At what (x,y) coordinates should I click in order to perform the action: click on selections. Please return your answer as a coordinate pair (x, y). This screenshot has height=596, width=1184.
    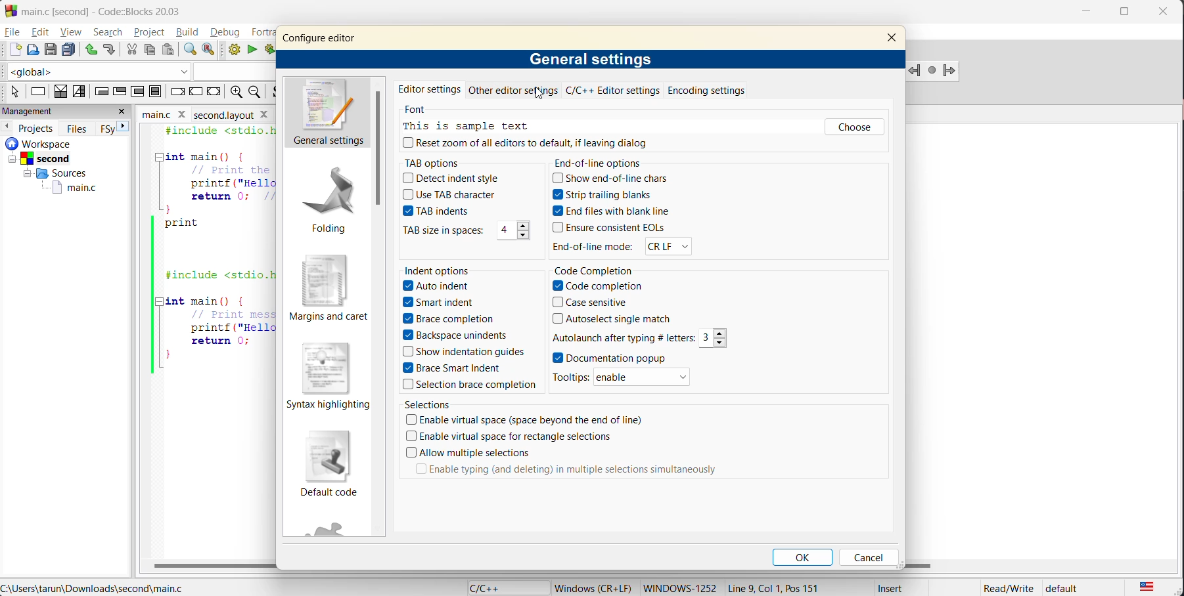
    Looking at the image, I should click on (587, 405).